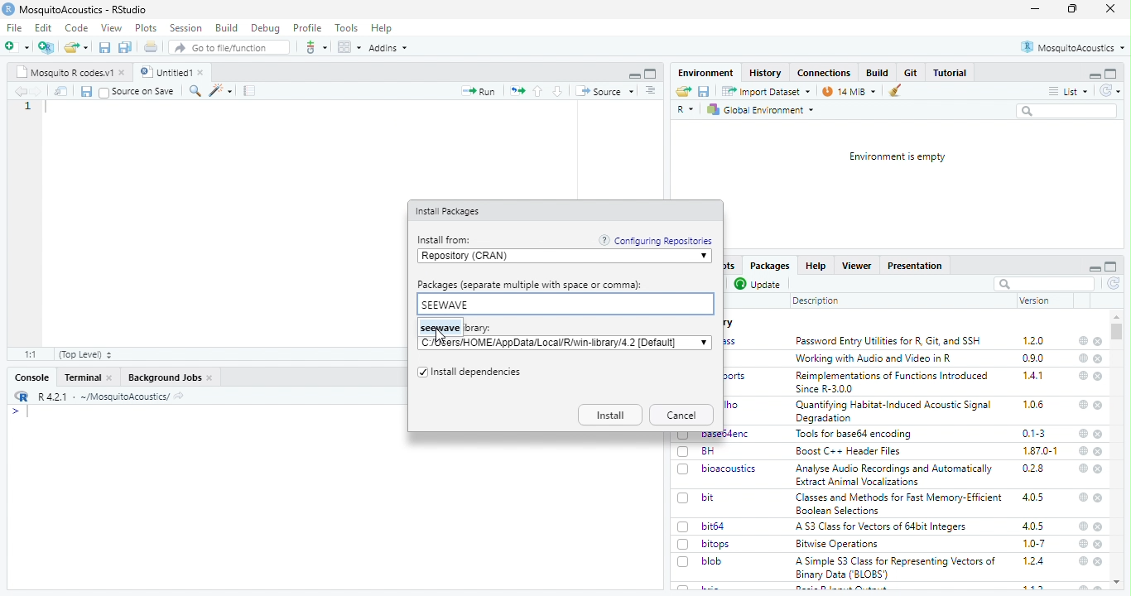 The width and height of the screenshot is (1131, 596). Describe the element at coordinates (309, 28) in the screenshot. I see `Profile` at that location.